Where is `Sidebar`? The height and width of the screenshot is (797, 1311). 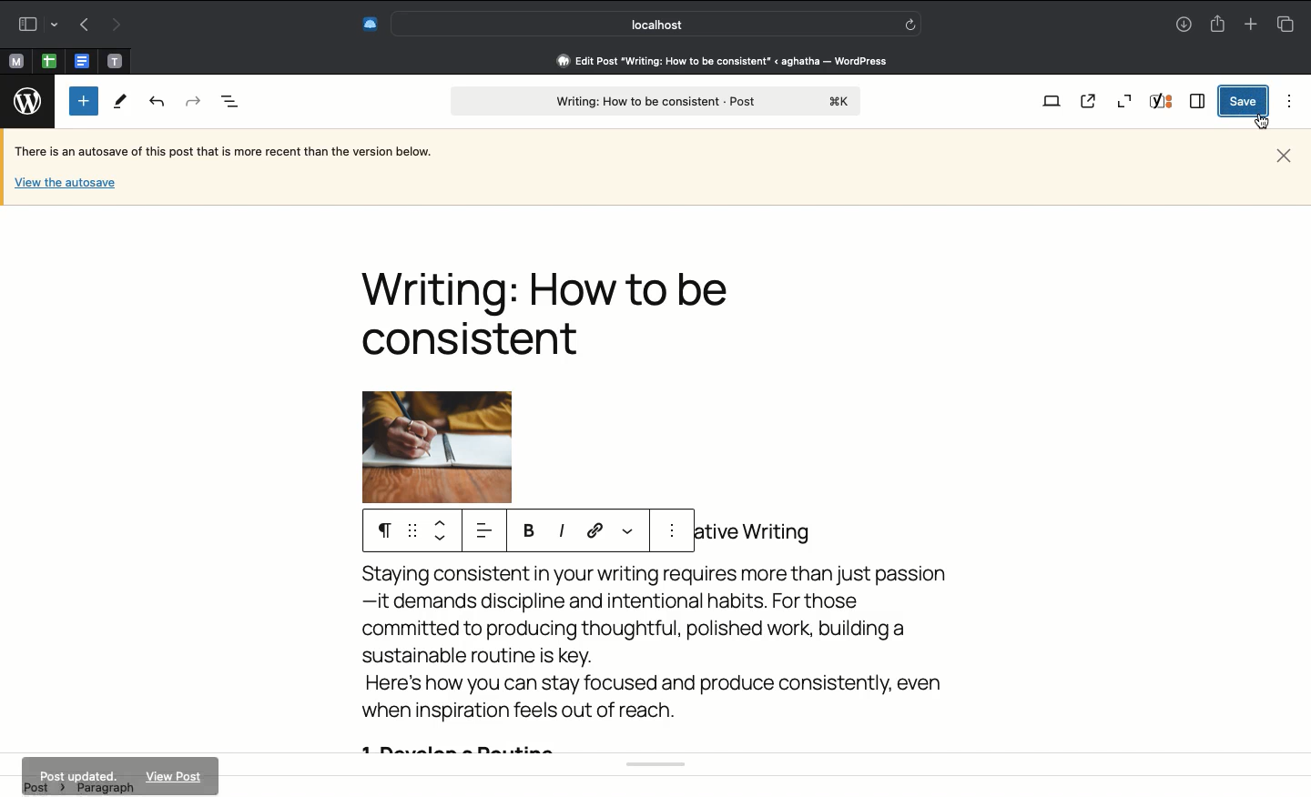 Sidebar is located at coordinates (36, 22).